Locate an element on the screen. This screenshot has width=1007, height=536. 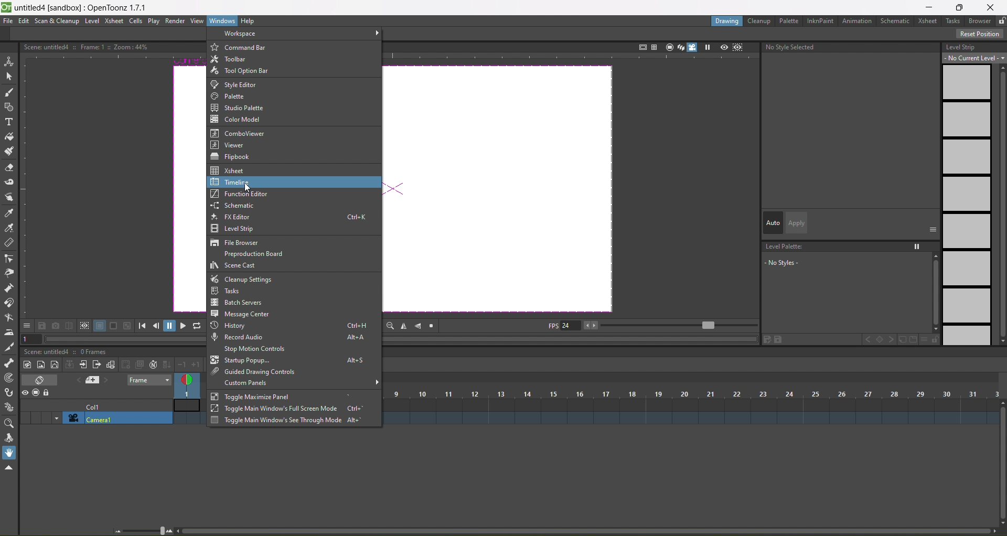
cells is located at coordinates (136, 20).